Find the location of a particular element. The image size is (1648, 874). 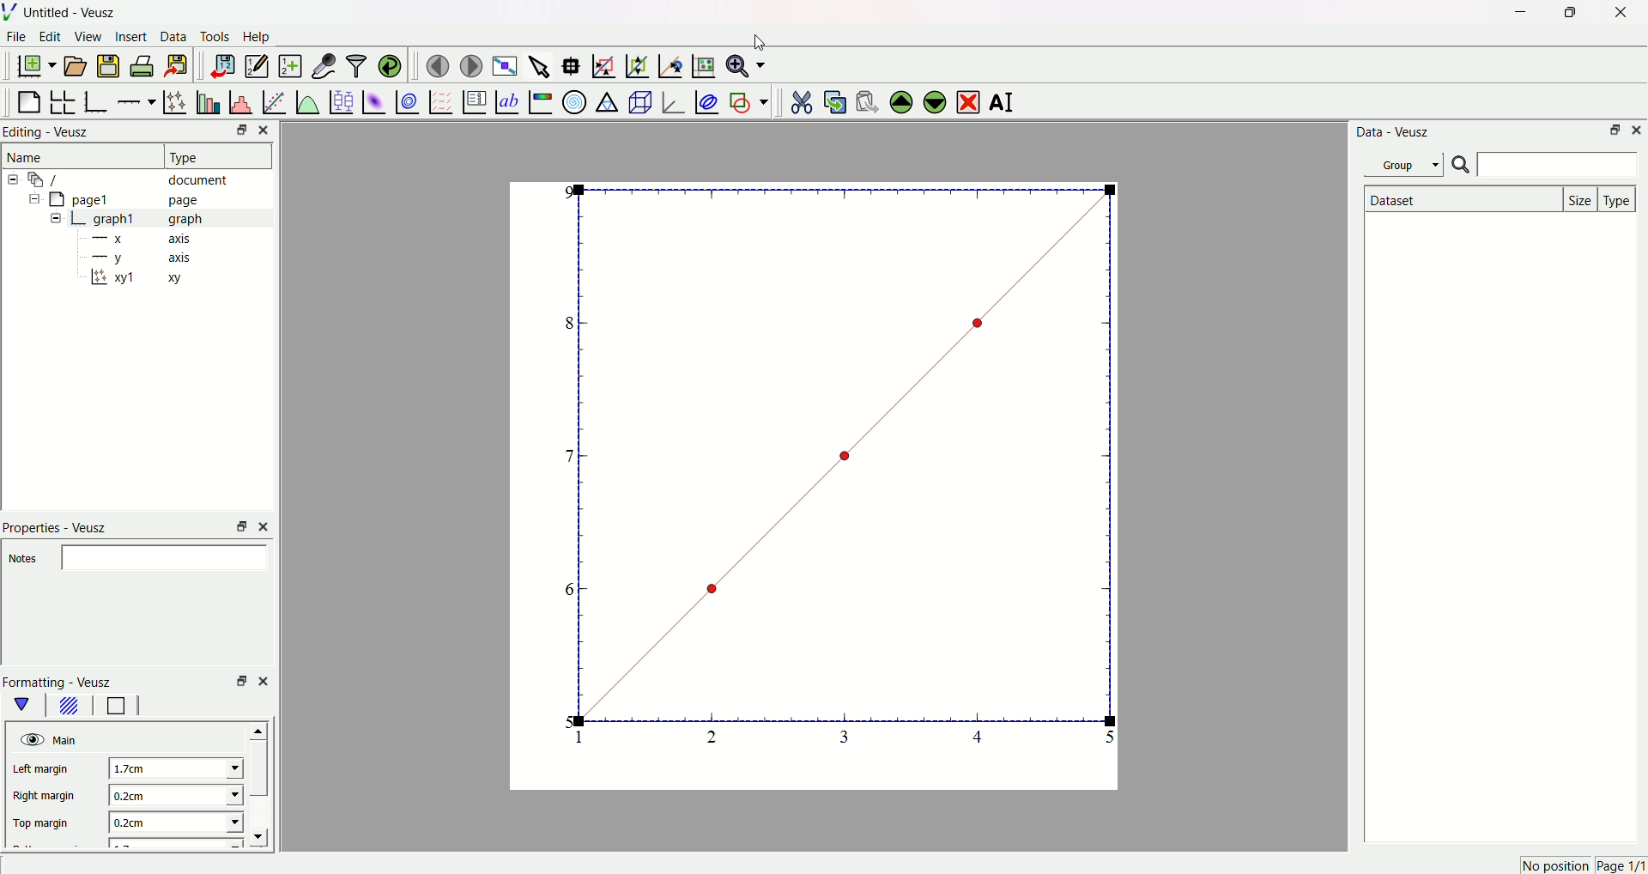

capture remote datasets is located at coordinates (322, 64).